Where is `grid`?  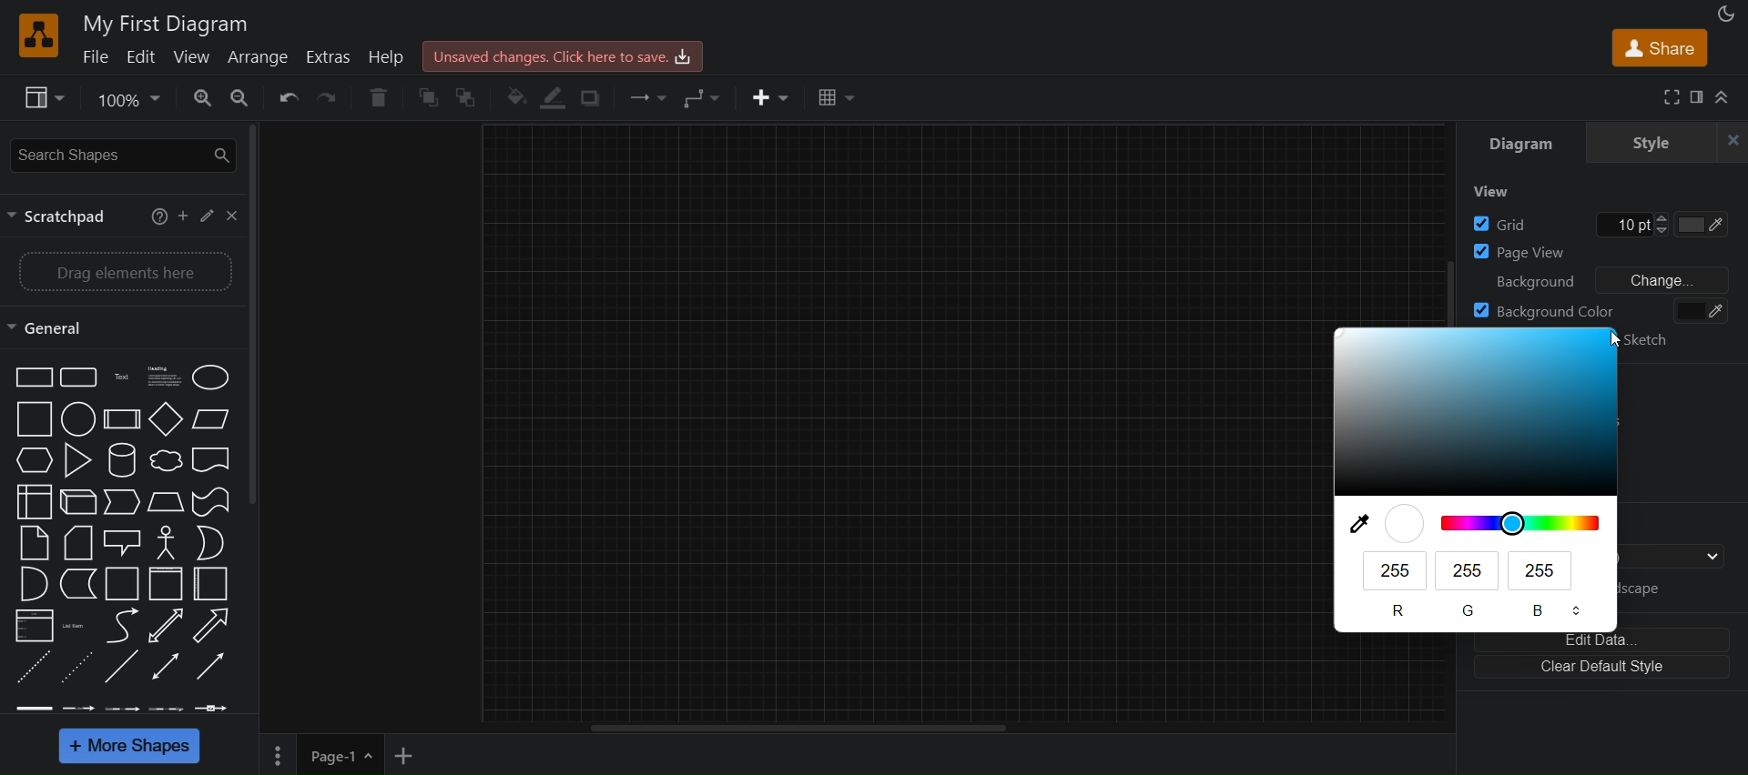 grid is located at coordinates (1598, 222).